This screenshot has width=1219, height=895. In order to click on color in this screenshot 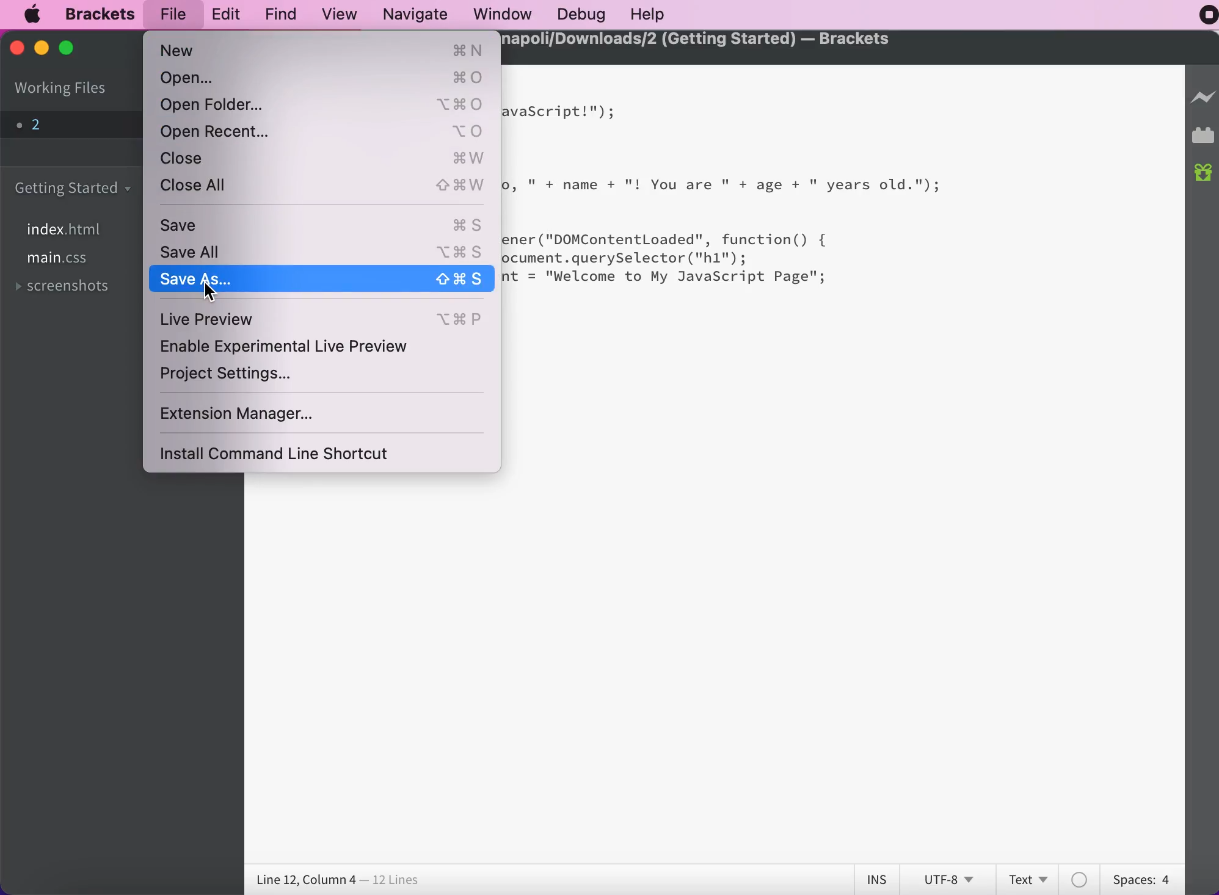, I will do `click(1081, 879)`.